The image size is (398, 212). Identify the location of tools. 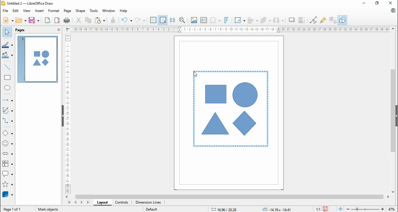
(94, 11).